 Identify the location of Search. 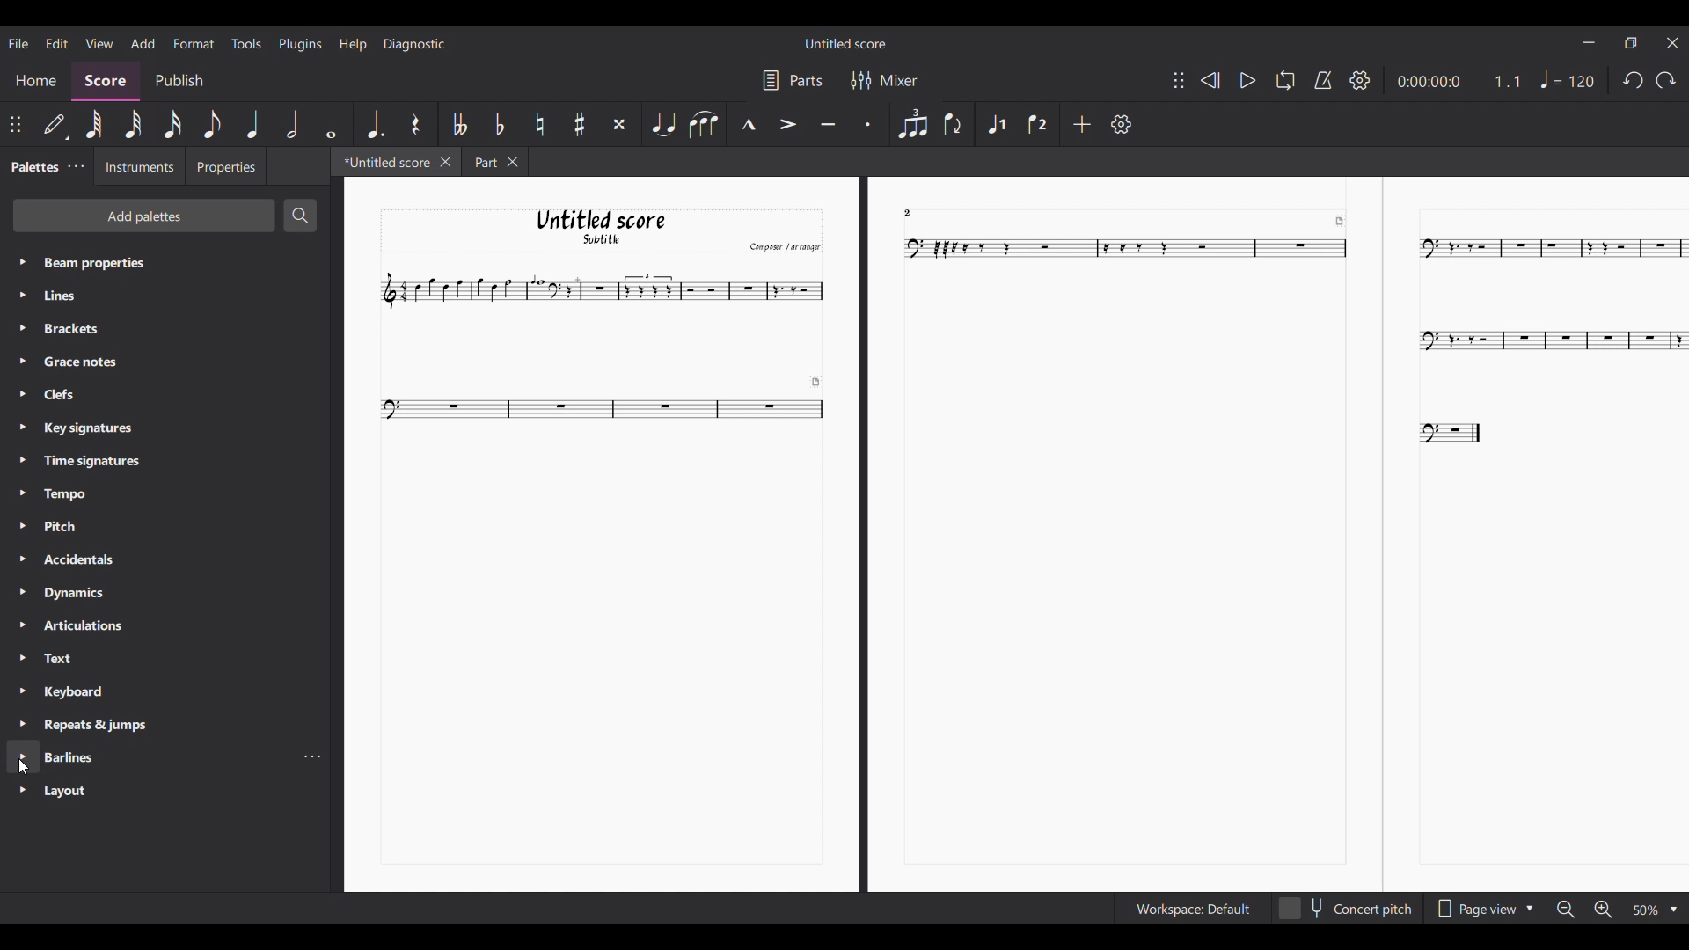
(300, 215).